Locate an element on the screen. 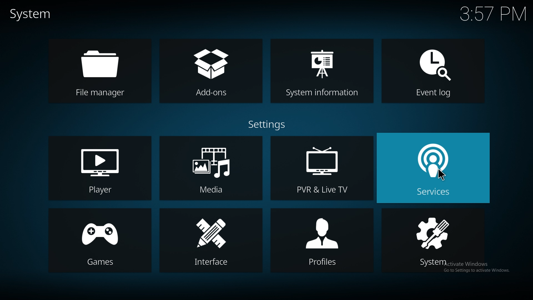 Image resolution: width=533 pixels, height=300 pixels. pvr and live tv is located at coordinates (322, 167).